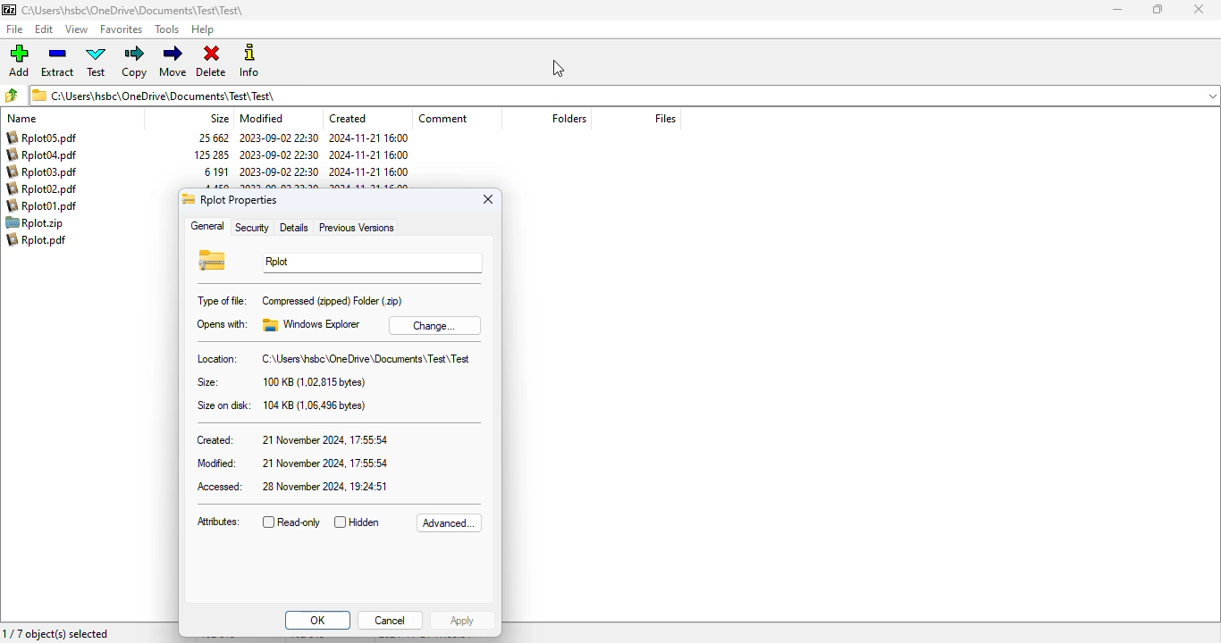 The width and height of the screenshot is (1221, 643). What do you see at coordinates (358, 229) in the screenshot?
I see `previous versions` at bounding box center [358, 229].